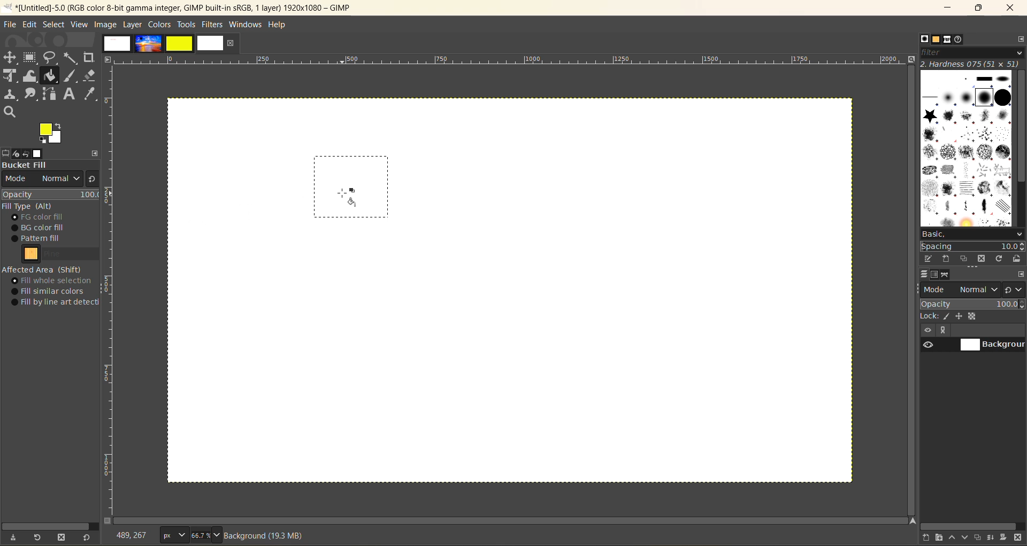 Image resolution: width=1027 pixels, height=546 pixels. Describe the element at coordinates (979, 536) in the screenshot. I see `create a duplicate layer` at that location.